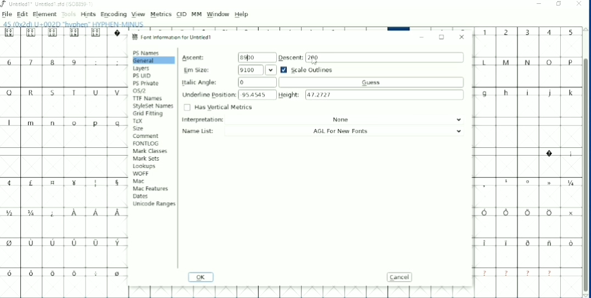 The height and width of the screenshot is (298, 591). What do you see at coordinates (44, 14) in the screenshot?
I see `Element` at bounding box center [44, 14].